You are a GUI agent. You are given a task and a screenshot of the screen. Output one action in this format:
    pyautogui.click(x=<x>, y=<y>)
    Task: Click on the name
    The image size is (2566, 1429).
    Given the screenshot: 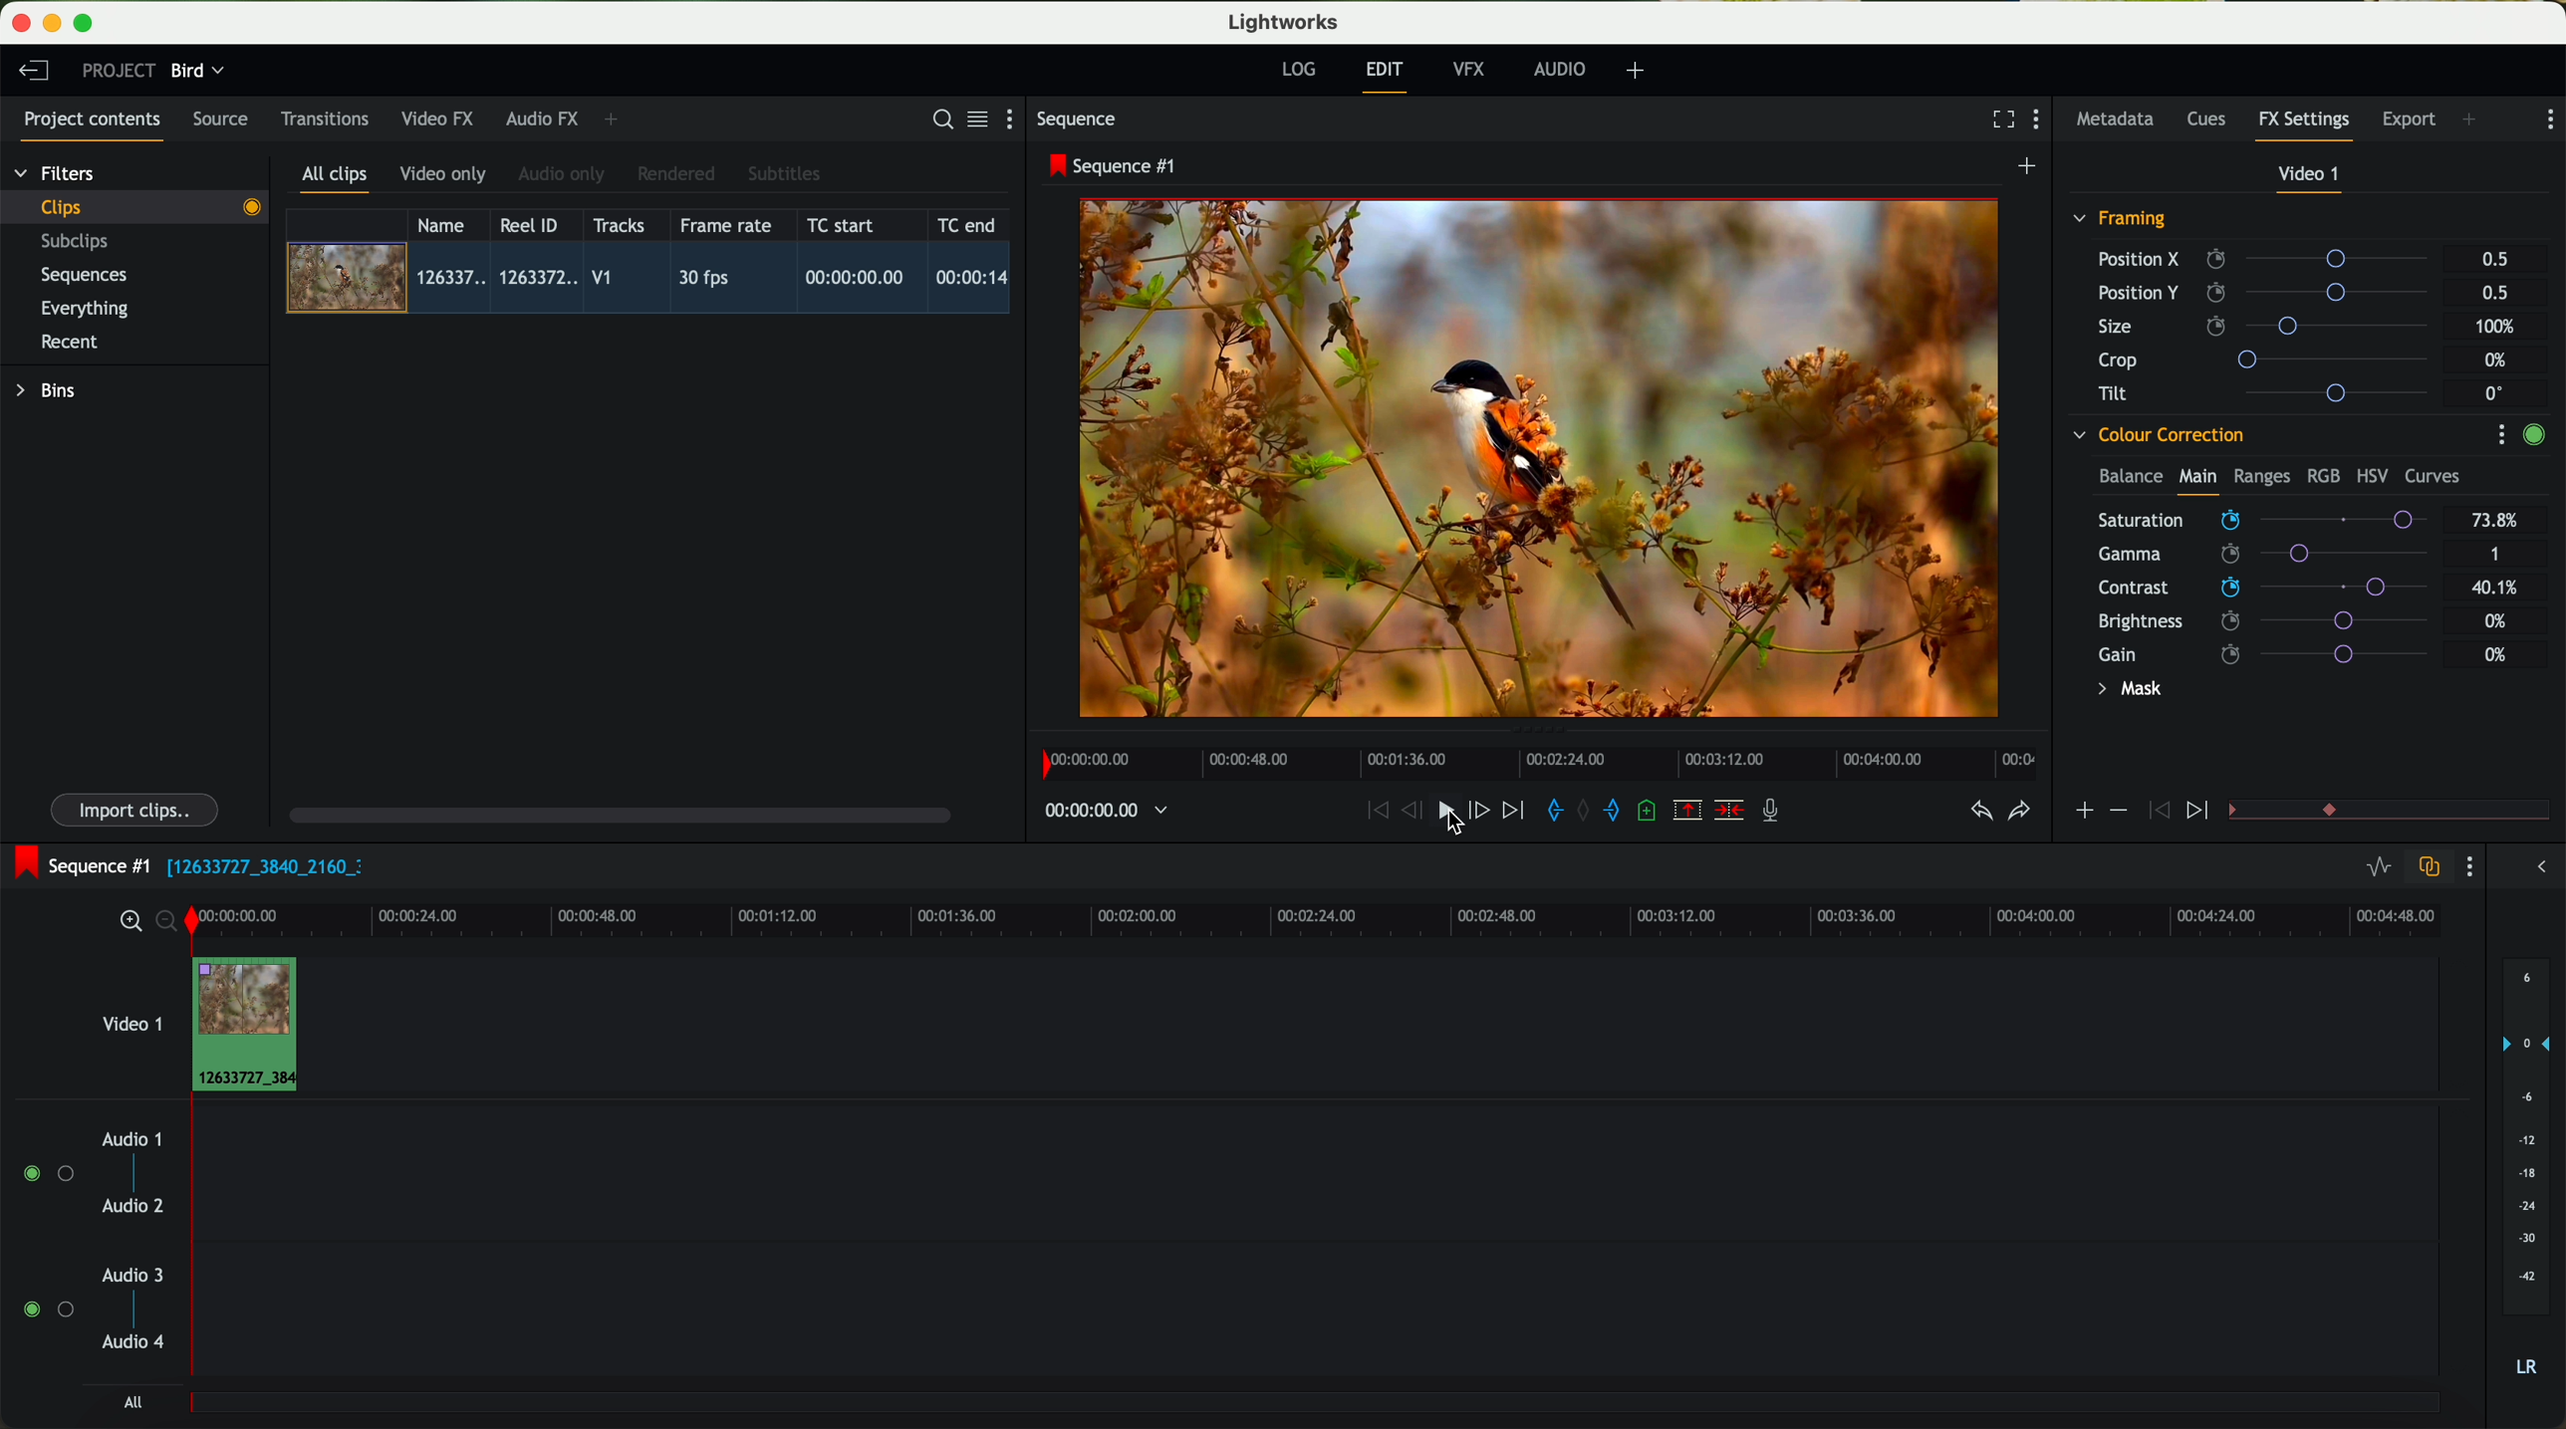 What is the action you would take?
    pyautogui.click(x=448, y=225)
    